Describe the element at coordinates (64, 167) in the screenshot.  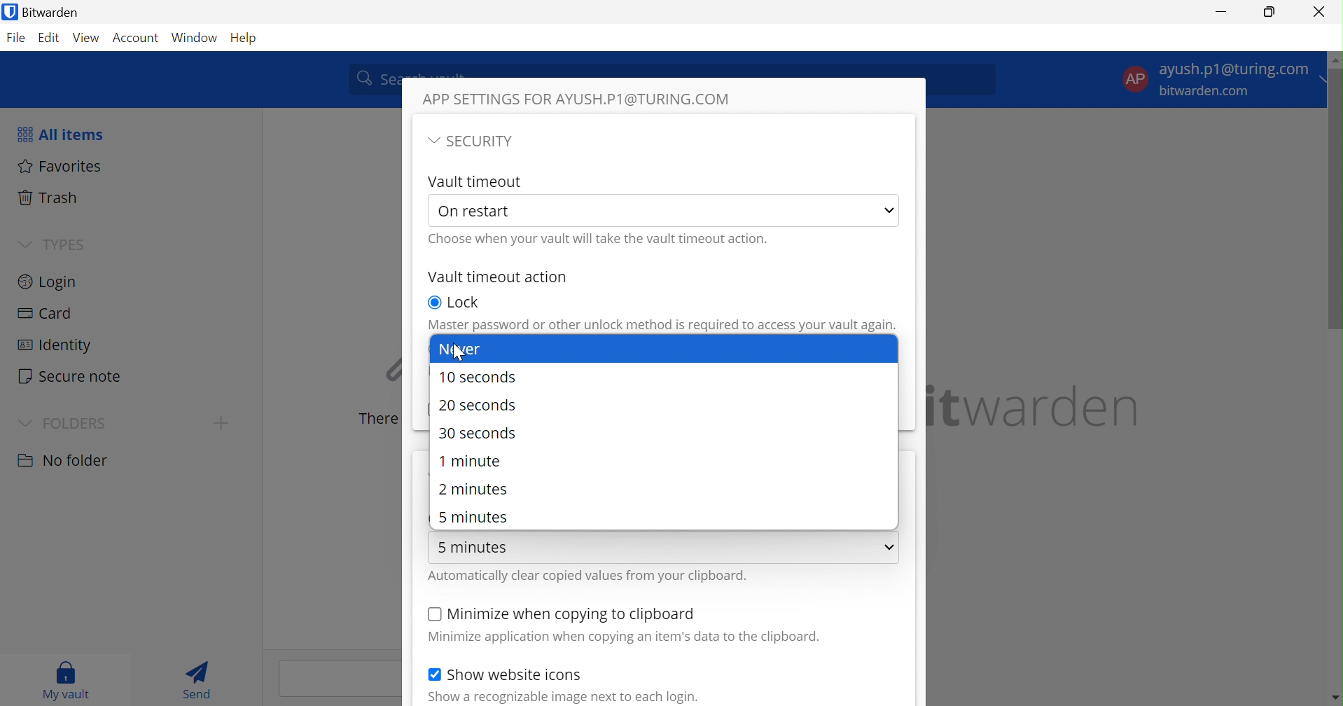
I see `Favorites` at that location.